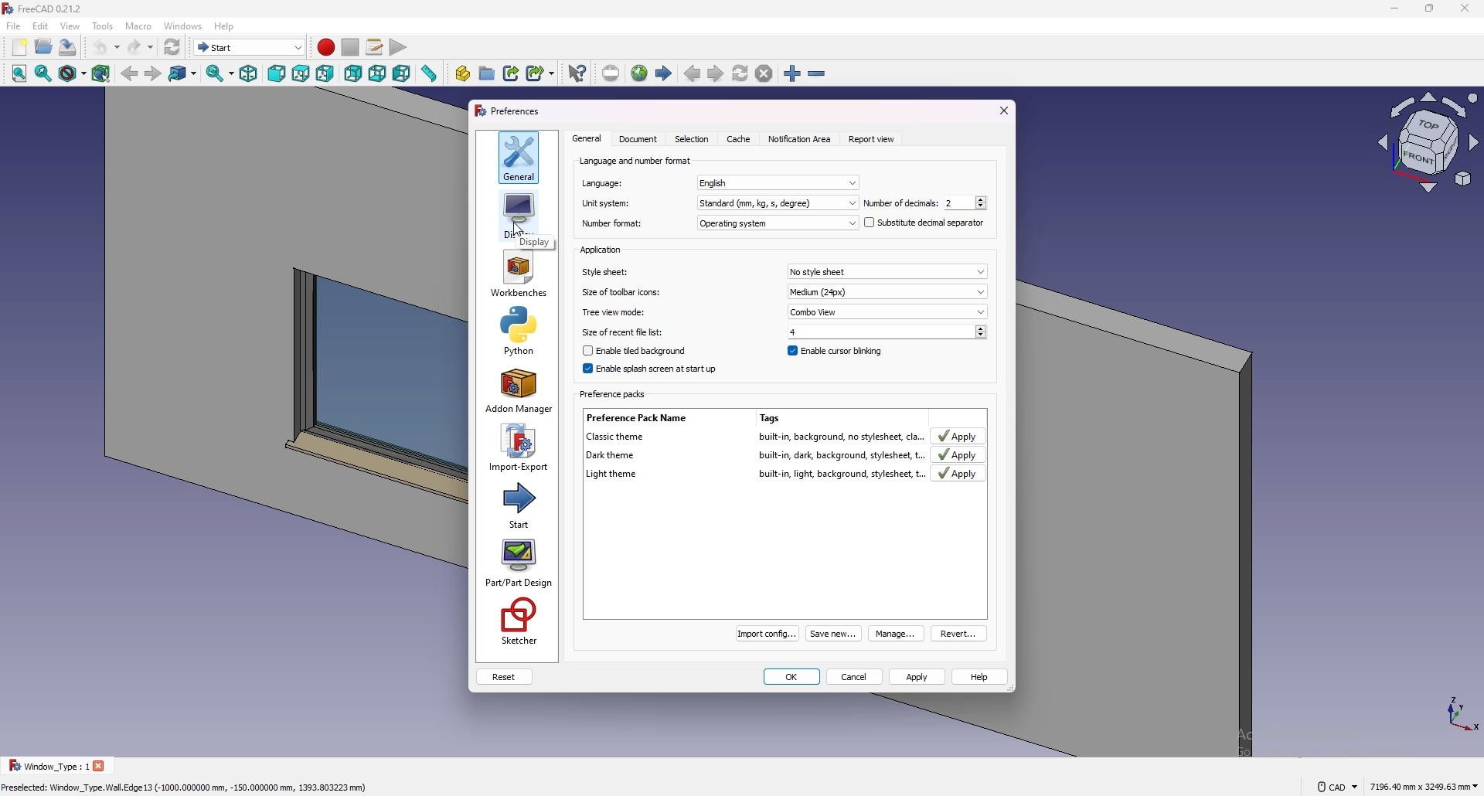 The height and width of the screenshot is (796, 1484). Describe the element at coordinates (250, 47) in the screenshot. I see `Start` at that location.